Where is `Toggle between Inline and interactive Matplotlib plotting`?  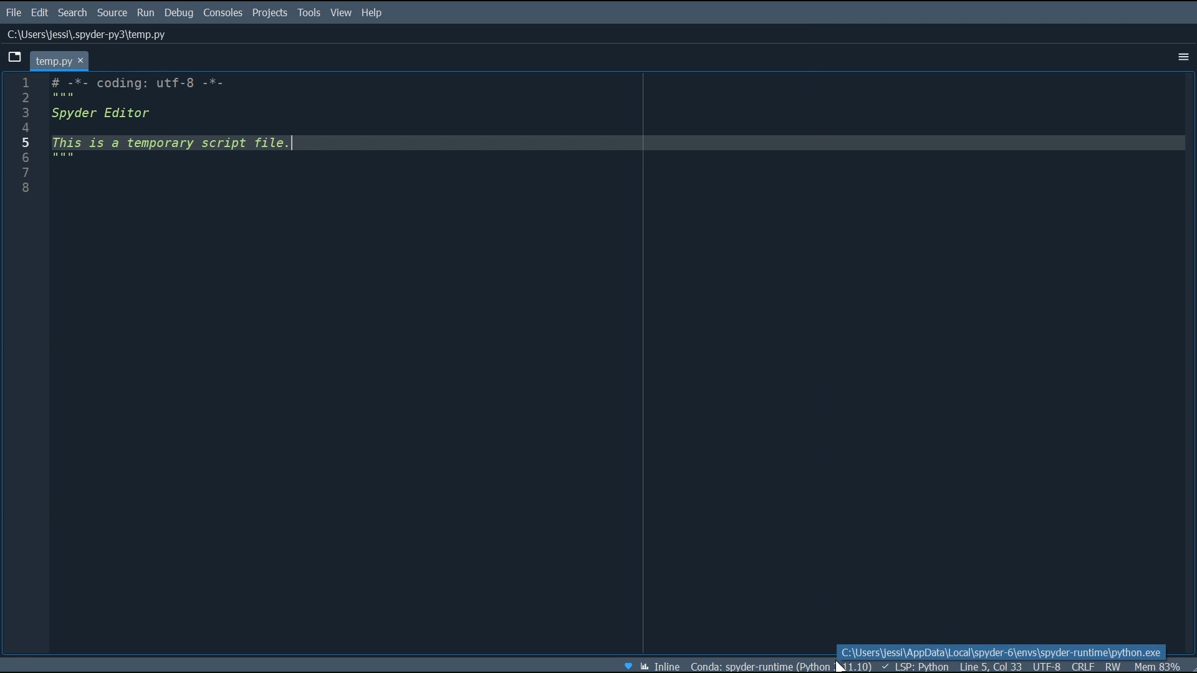
Toggle between Inline and interactive Matplotlib plotting is located at coordinates (661, 664).